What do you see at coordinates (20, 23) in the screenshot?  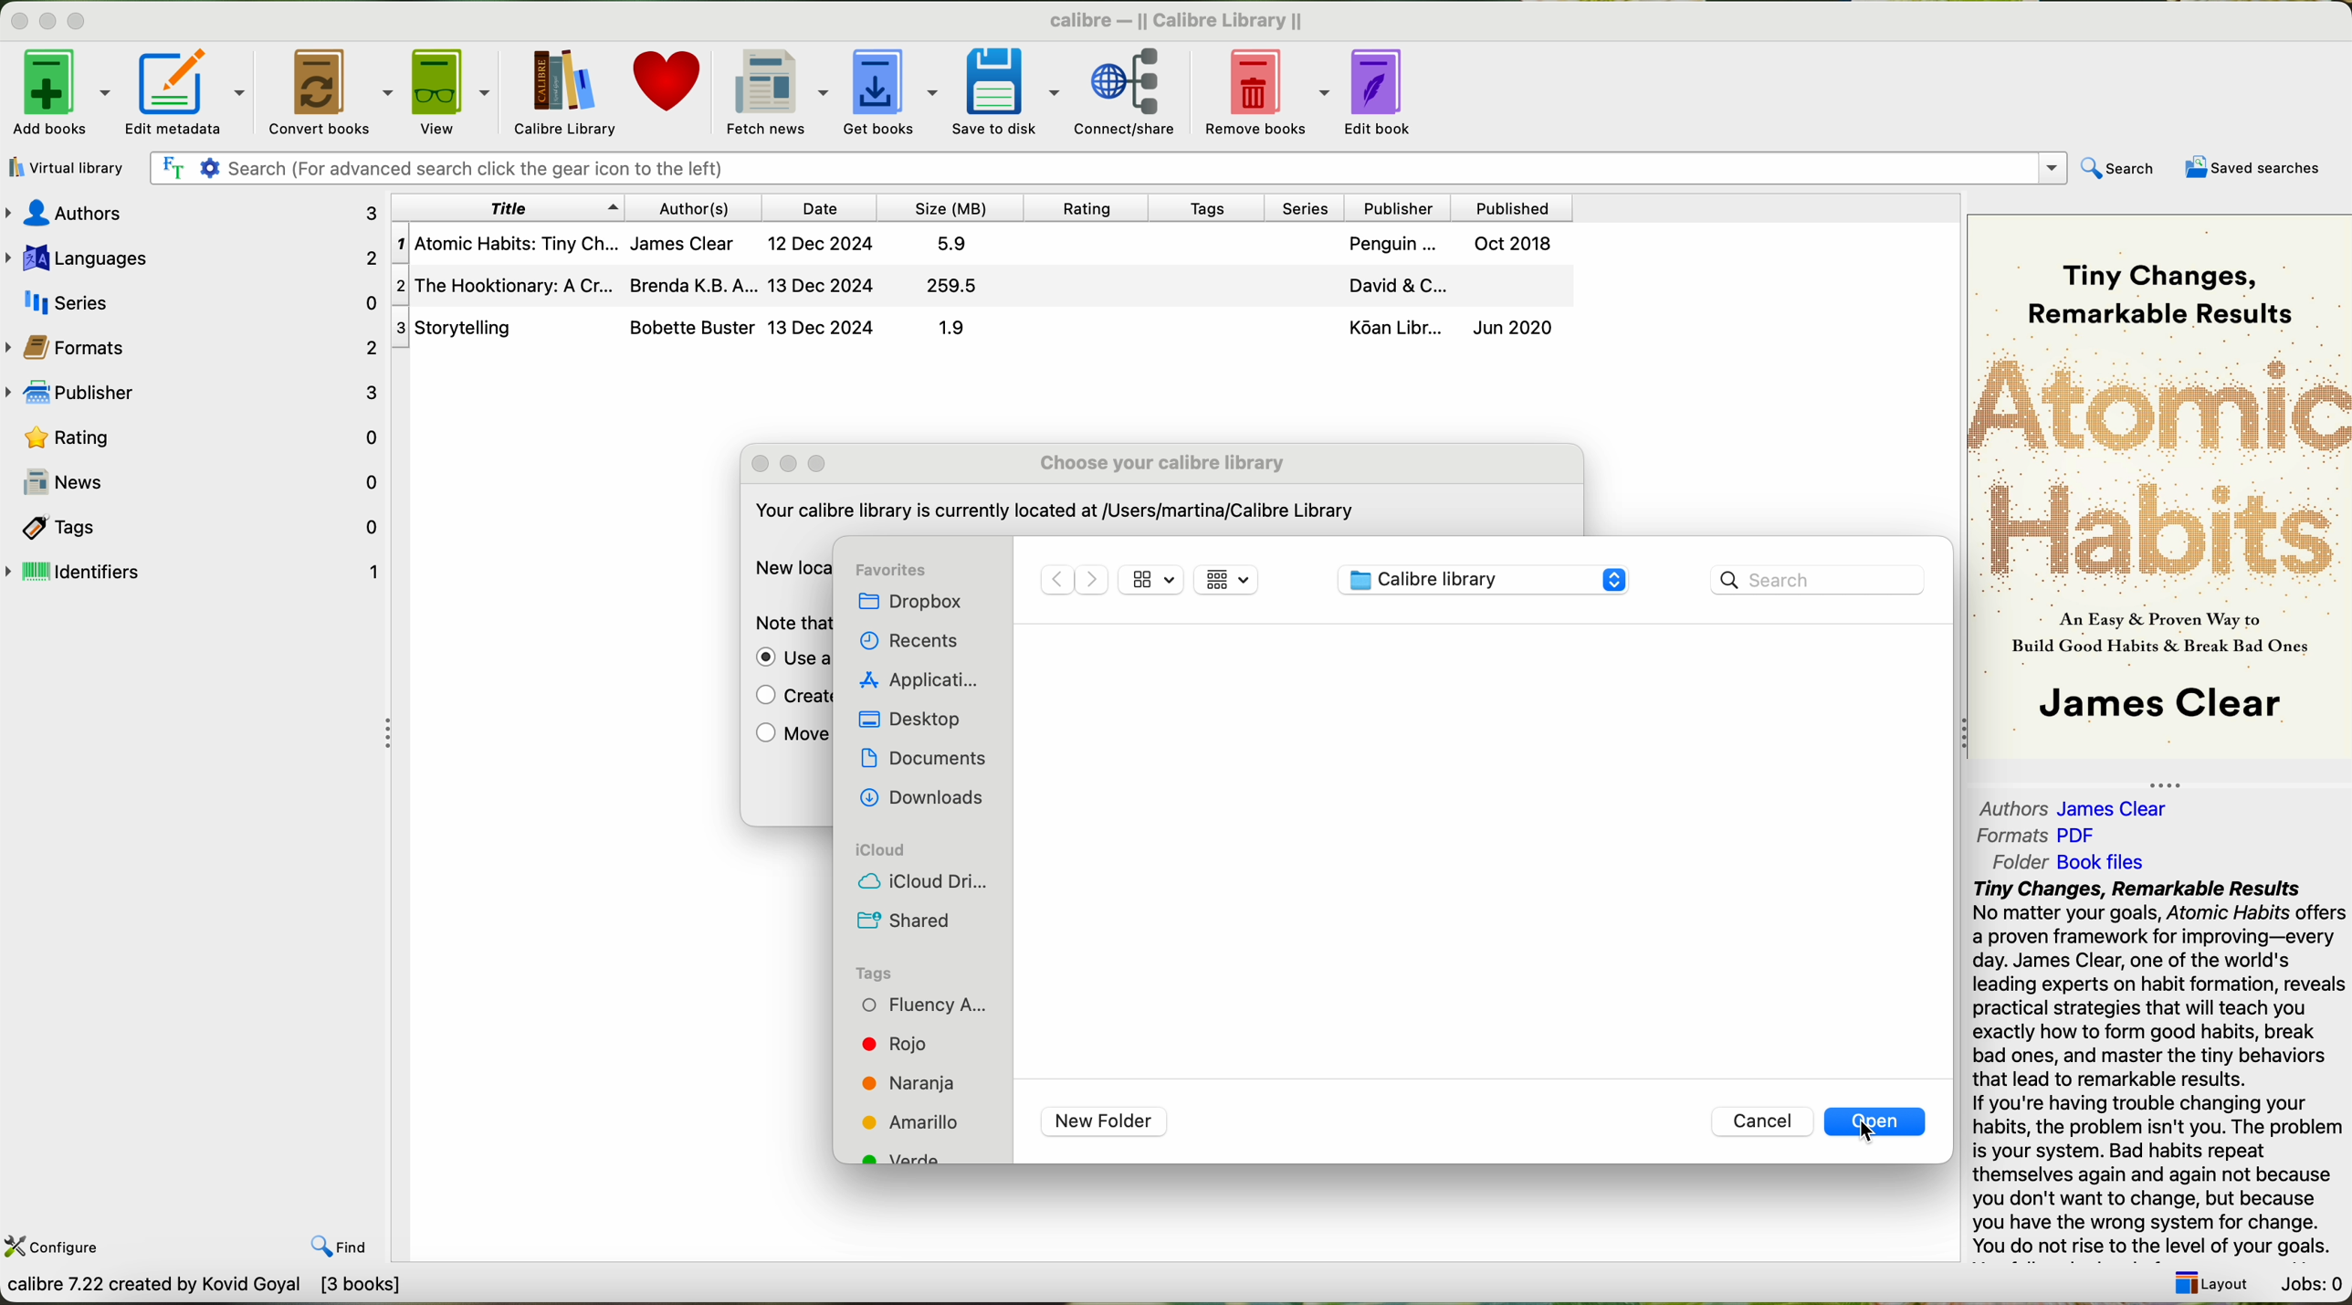 I see `Minimize` at bounding box center [20, 23].